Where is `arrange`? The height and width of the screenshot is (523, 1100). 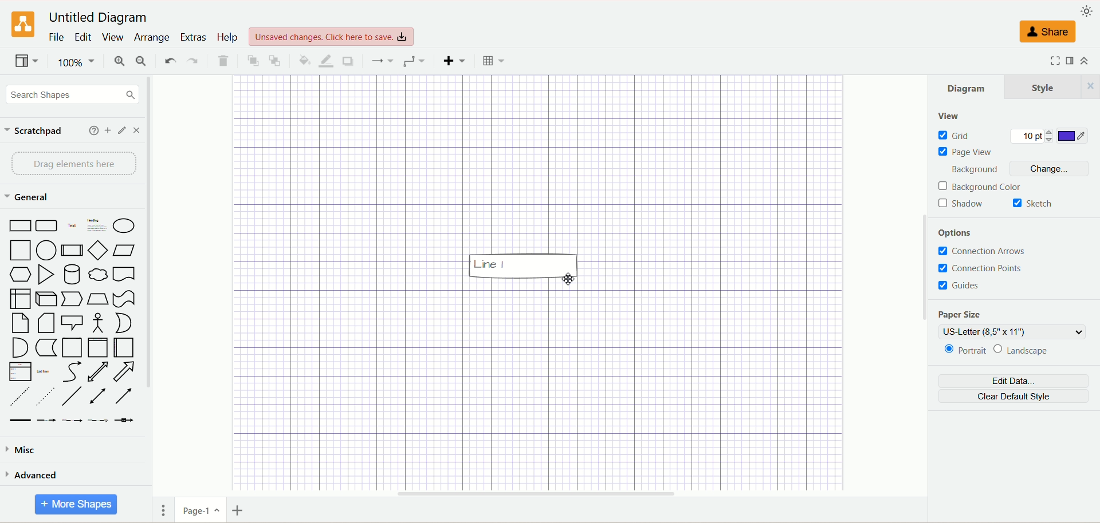 arrange is located at coordinates (152, 38).